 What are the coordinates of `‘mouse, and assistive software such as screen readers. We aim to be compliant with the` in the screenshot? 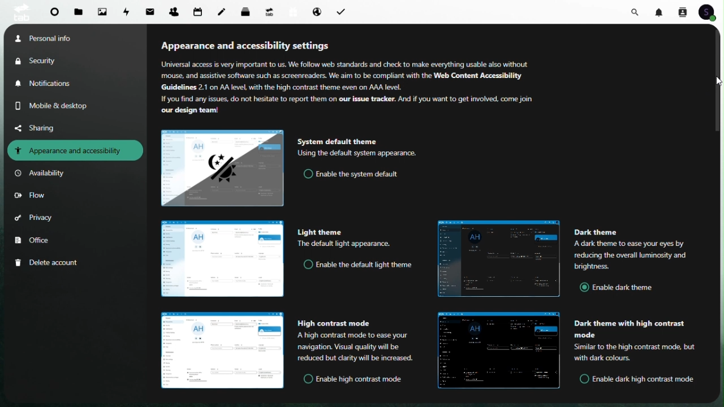 It's located at (295, 76).